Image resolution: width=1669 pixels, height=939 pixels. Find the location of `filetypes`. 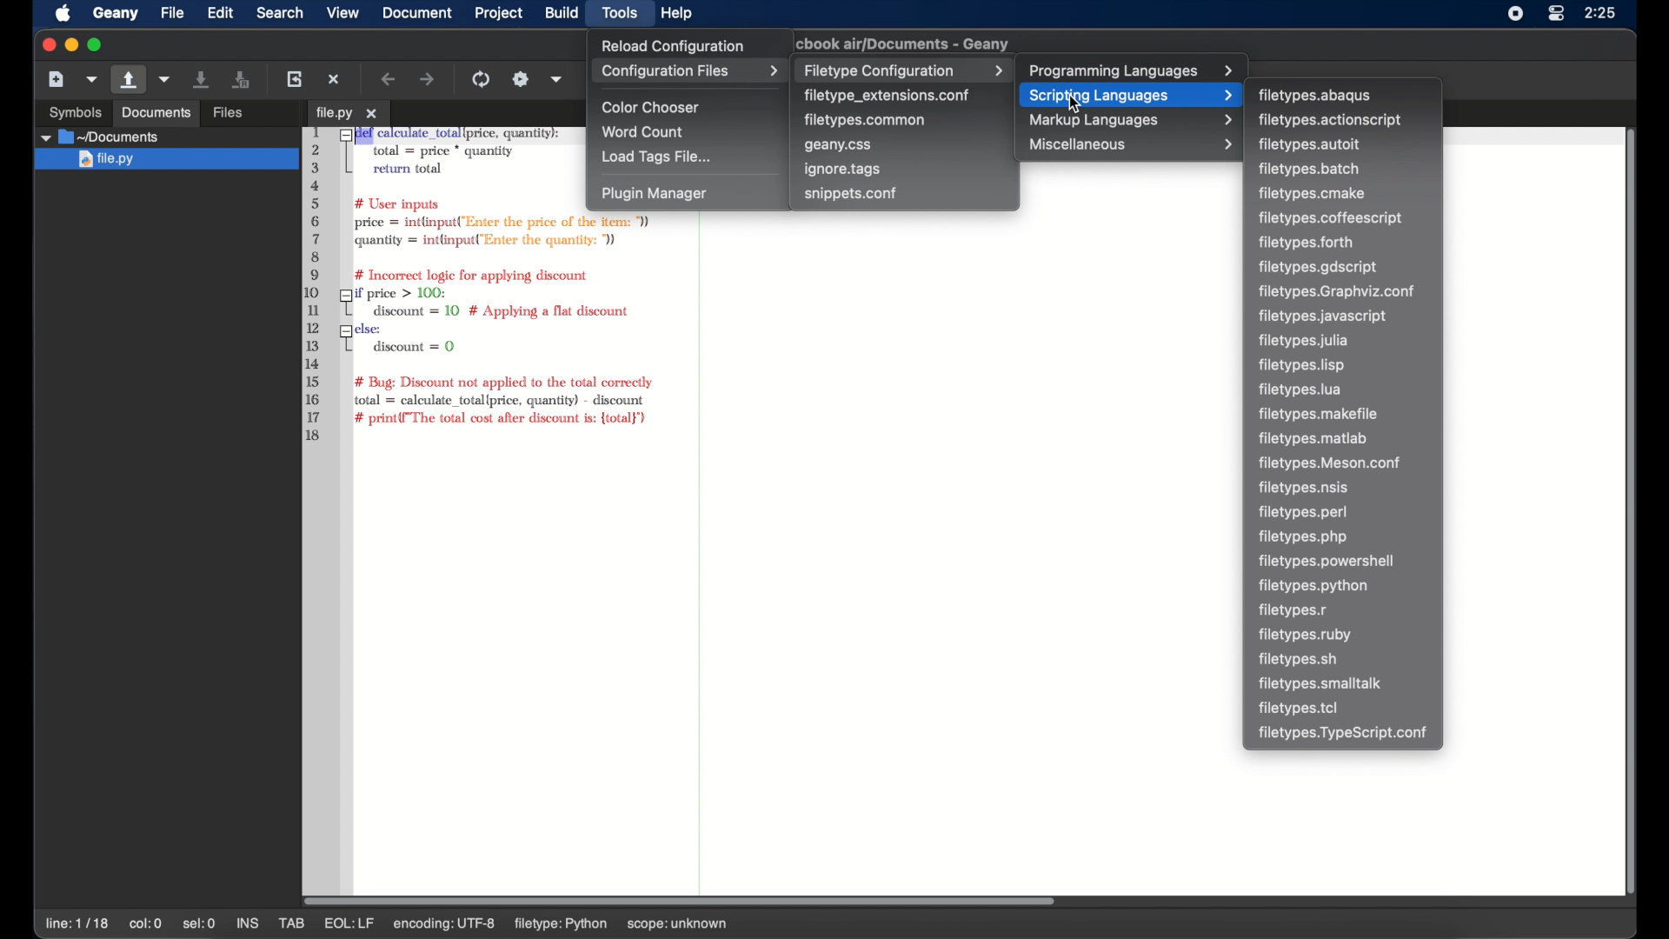

filetypes is located at coordinates (1306, 636).